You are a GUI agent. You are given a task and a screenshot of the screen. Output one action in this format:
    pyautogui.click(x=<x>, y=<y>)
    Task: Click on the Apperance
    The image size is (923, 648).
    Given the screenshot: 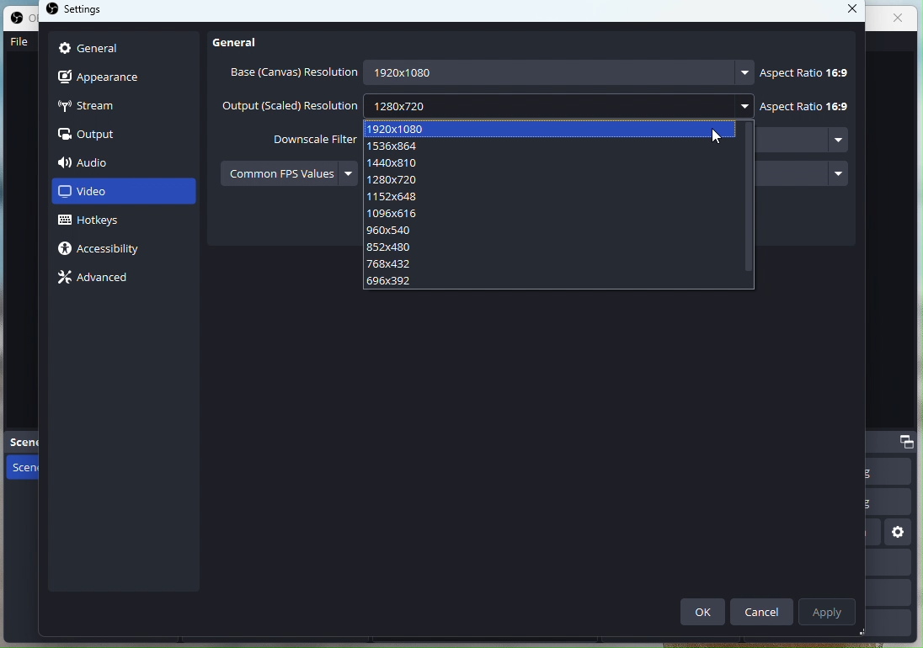 What is the action you would take?
    pyautogui.click(x=125, y=77)
    